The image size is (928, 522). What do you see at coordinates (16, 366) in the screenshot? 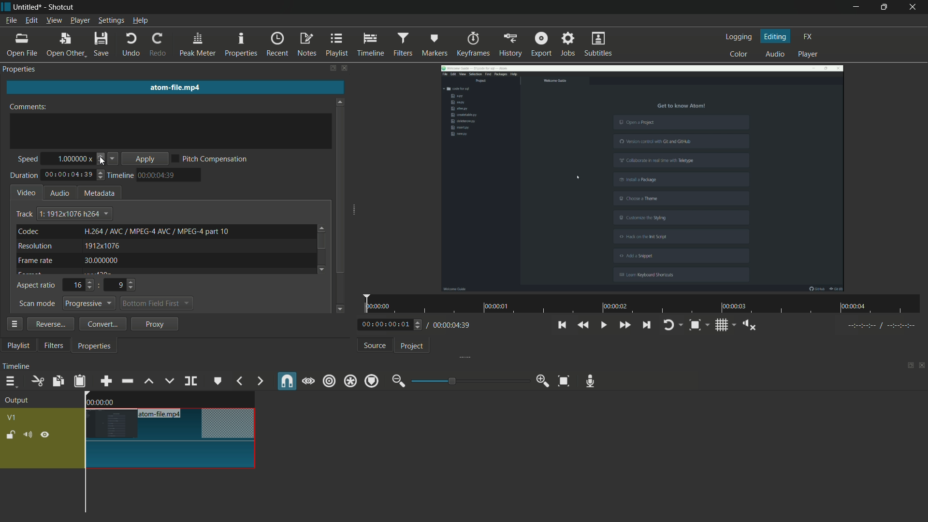
I see `timeline` at bounding box center [16, 366].